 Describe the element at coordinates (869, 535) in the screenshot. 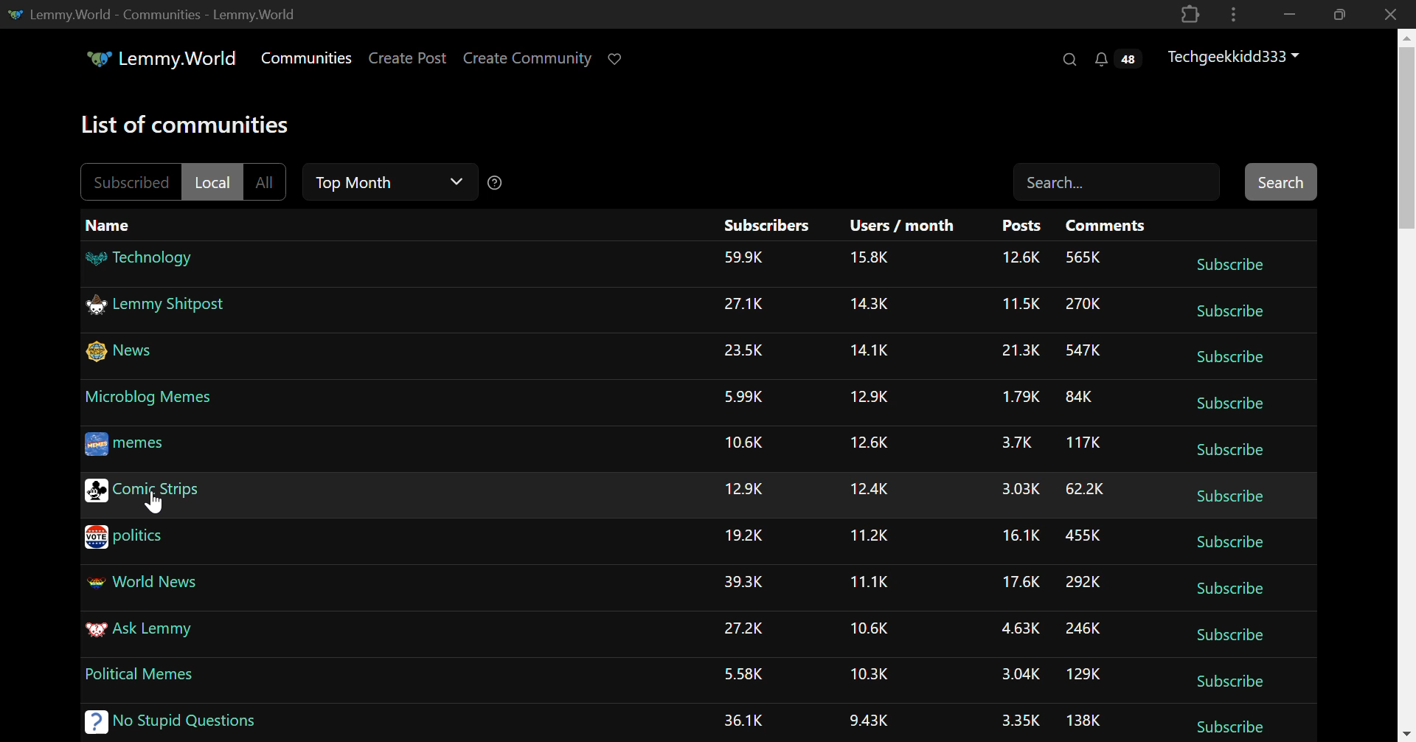

I see `11.2K` at that location.